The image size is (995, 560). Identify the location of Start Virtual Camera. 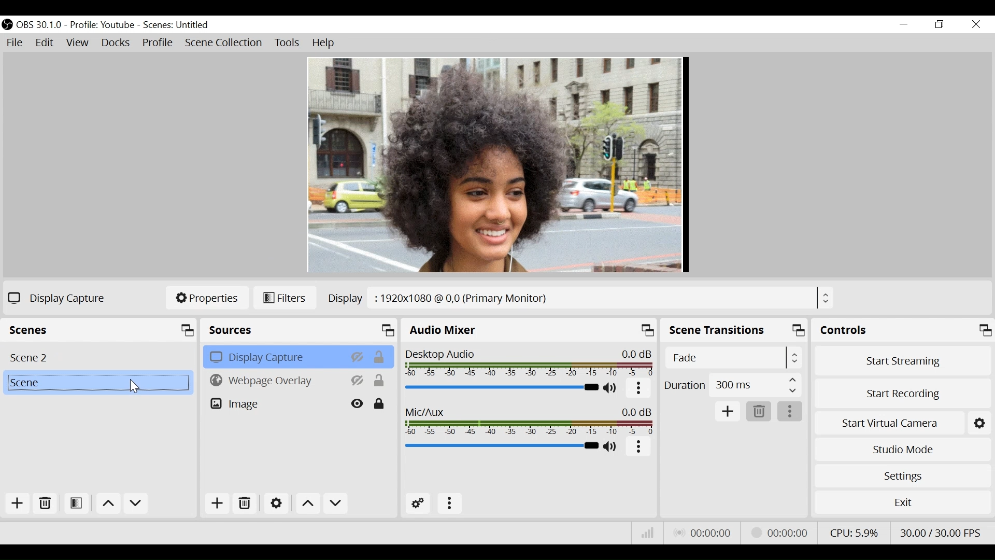
(889, 424).